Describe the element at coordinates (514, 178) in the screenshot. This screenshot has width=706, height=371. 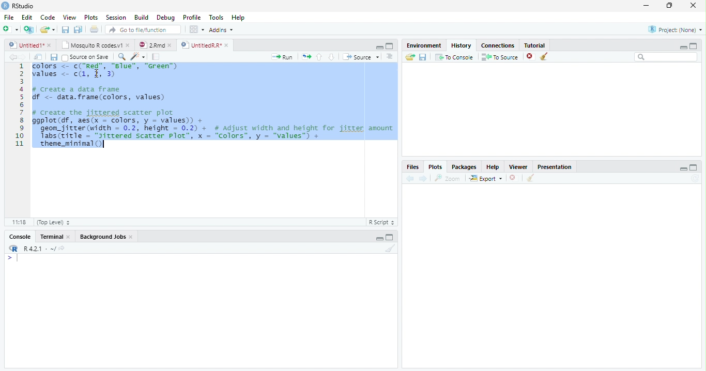
I see `Remove current plot` at that location.